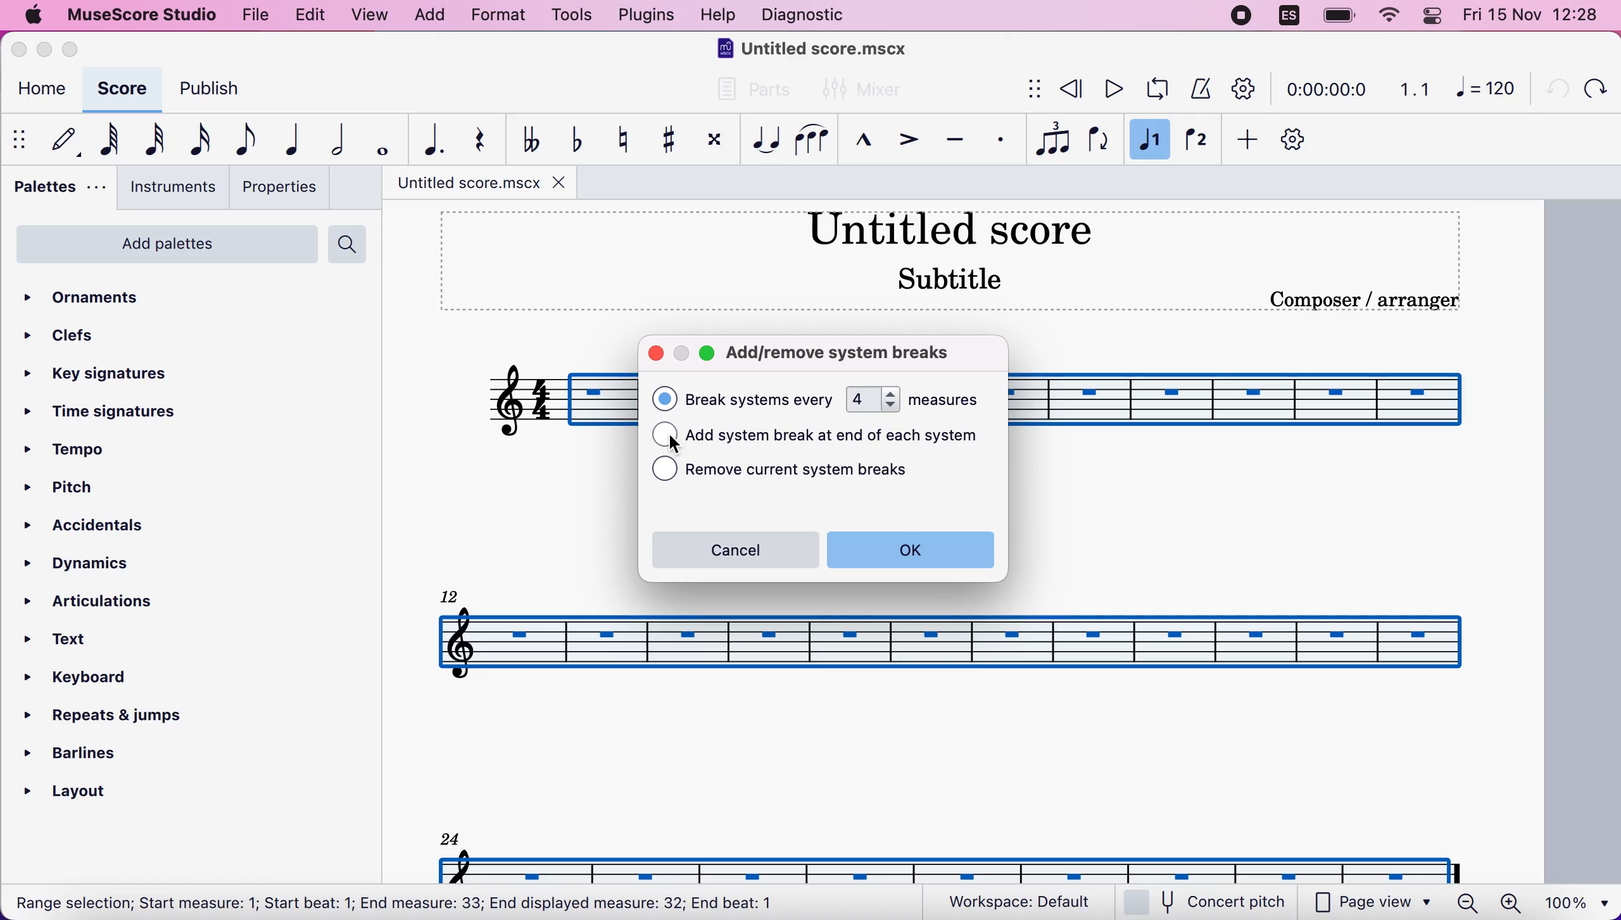  What do you see at coordinates (82, 788) in the screenshot?
I see `layout` at bounding box center [82, 788].